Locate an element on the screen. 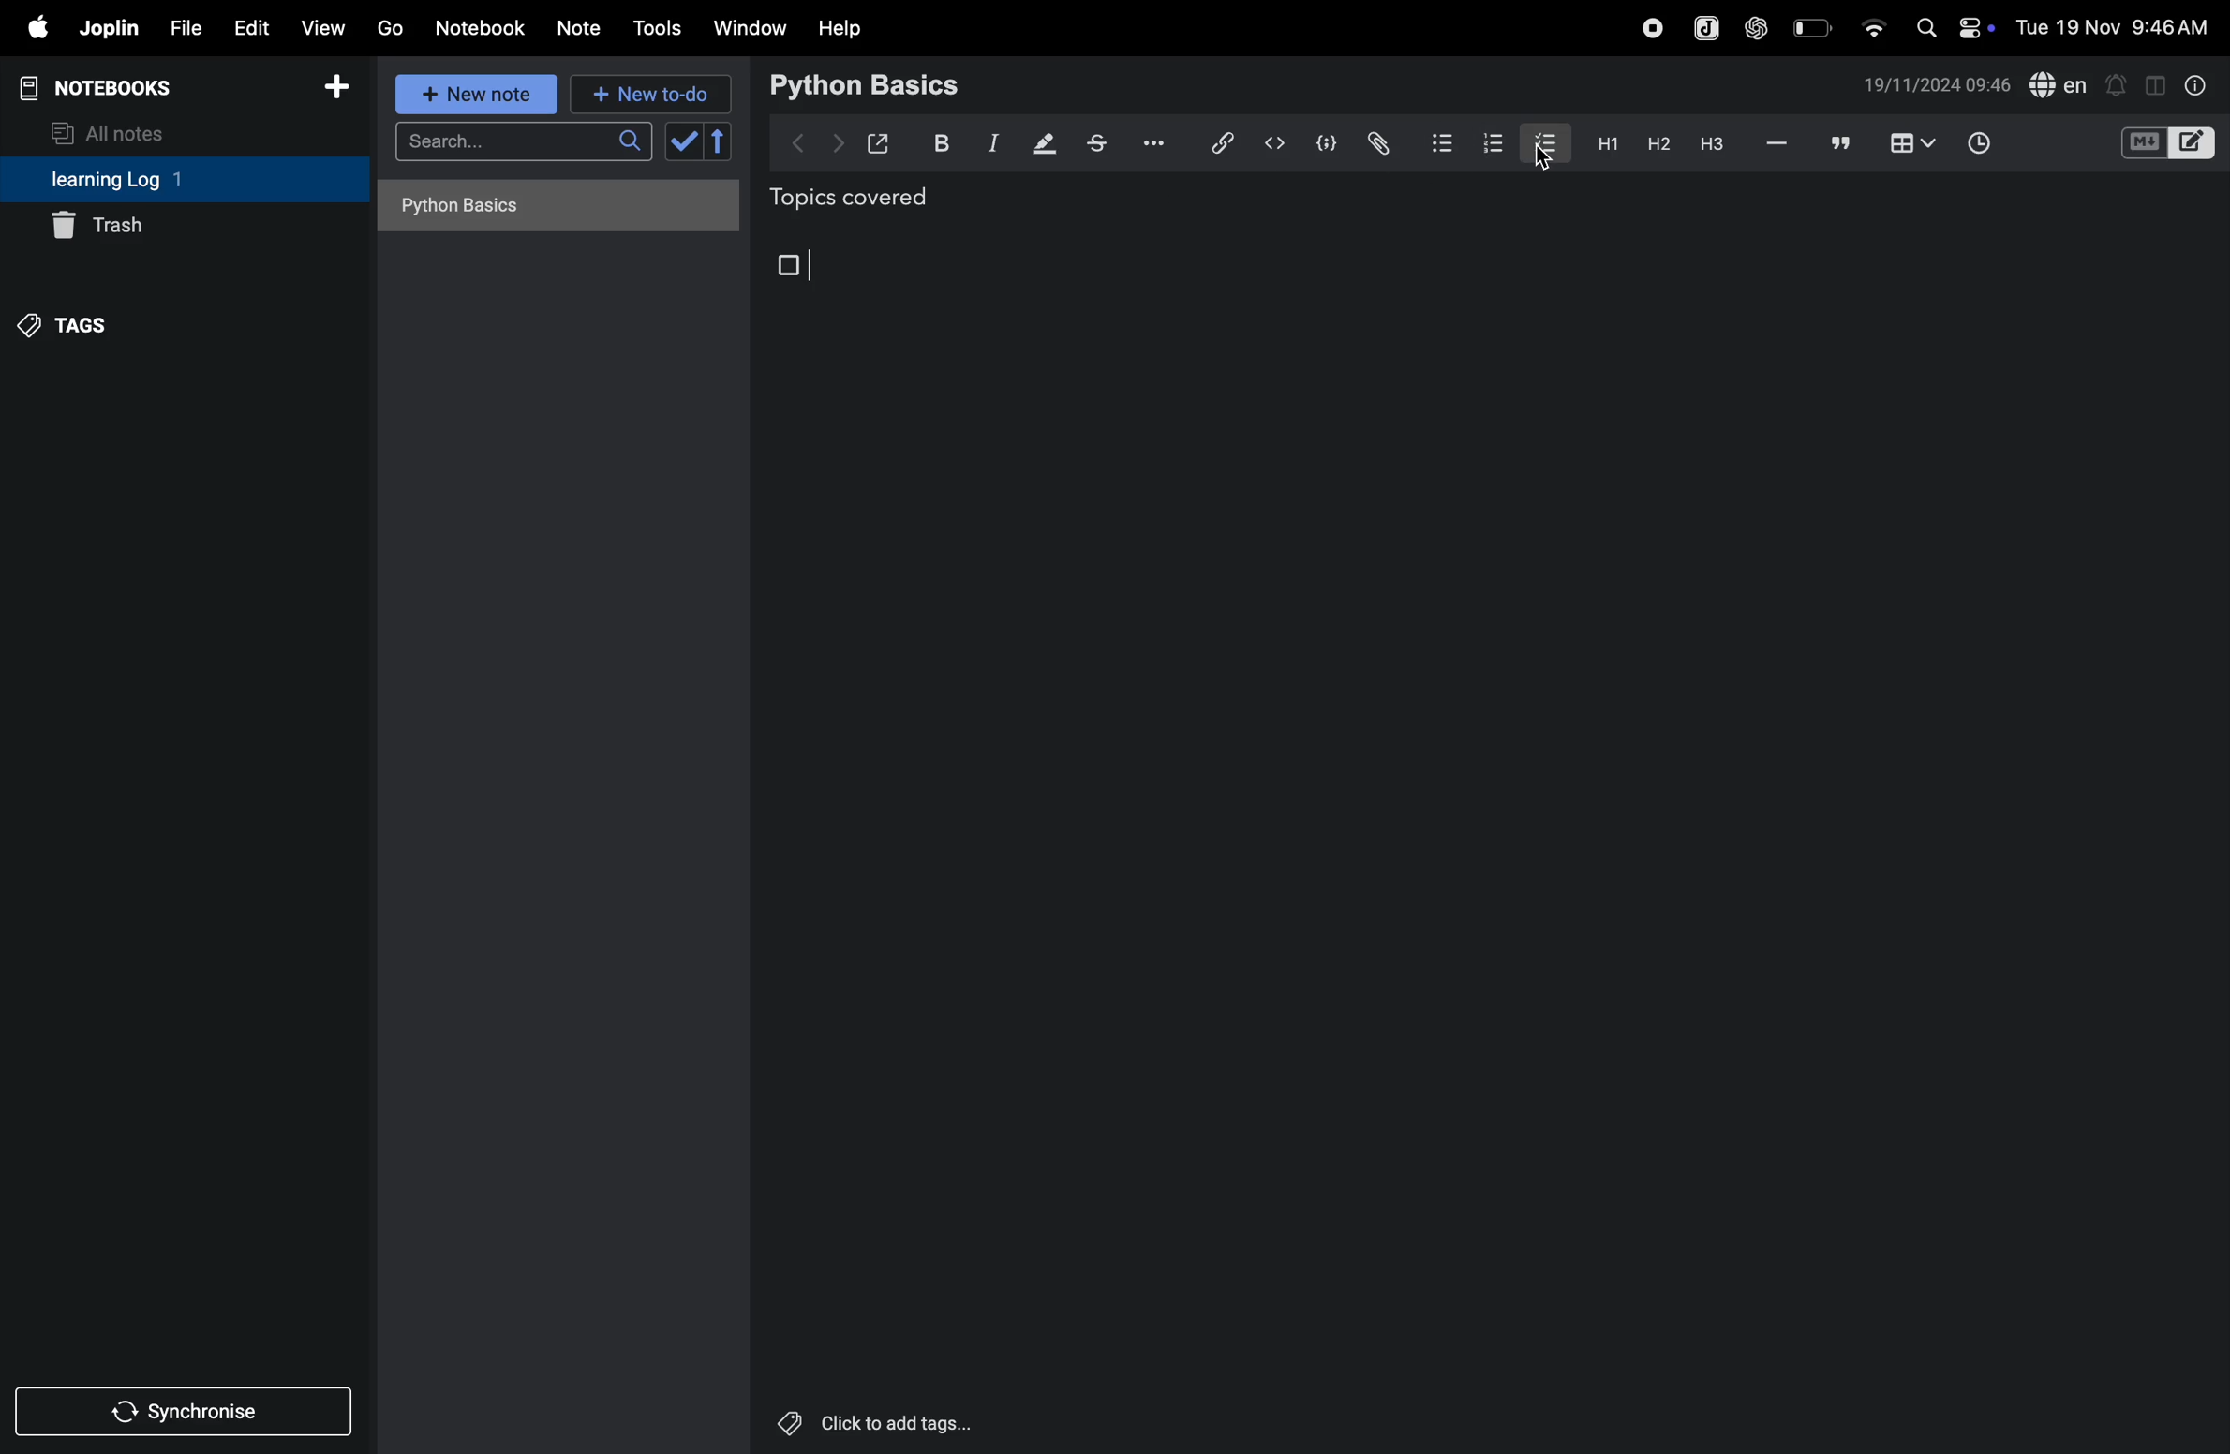  window is located at coordinates (751, 27).